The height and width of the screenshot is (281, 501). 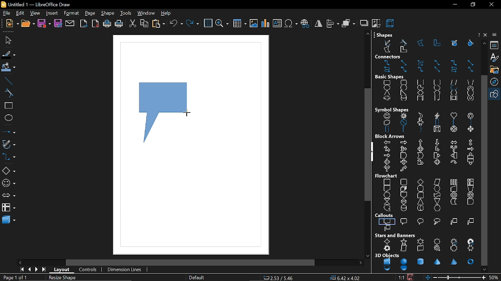 I want to click on sidebar settings, so click(x=495, y=36).